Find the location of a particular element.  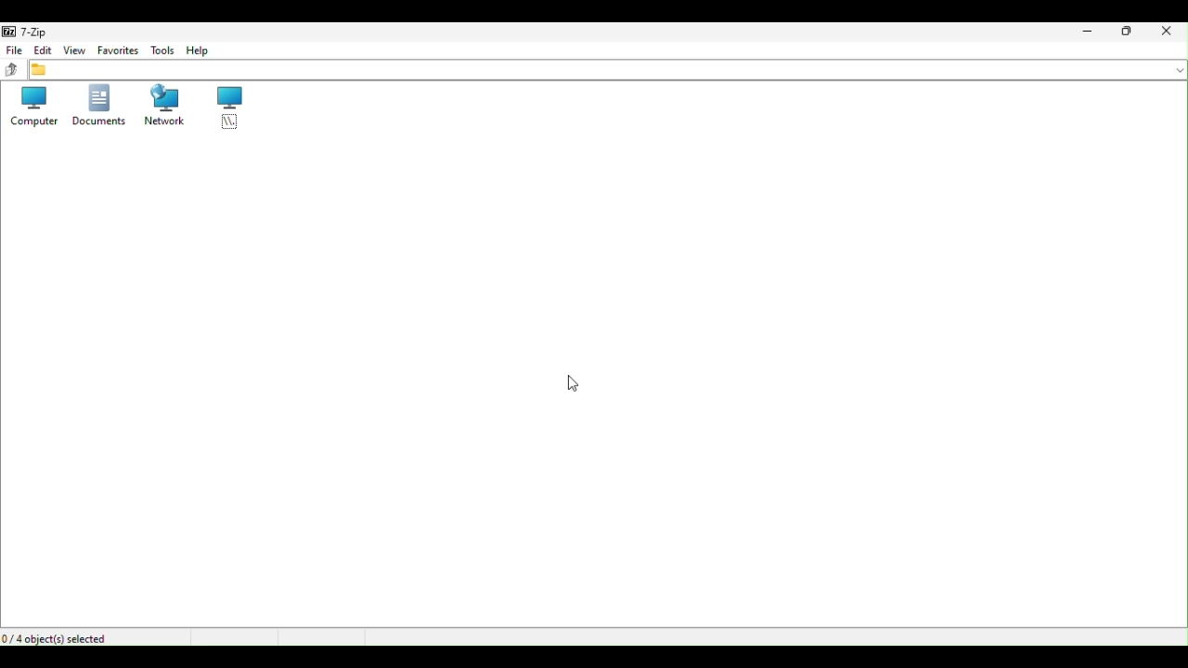

Edit is located at coordinates (43, 52).